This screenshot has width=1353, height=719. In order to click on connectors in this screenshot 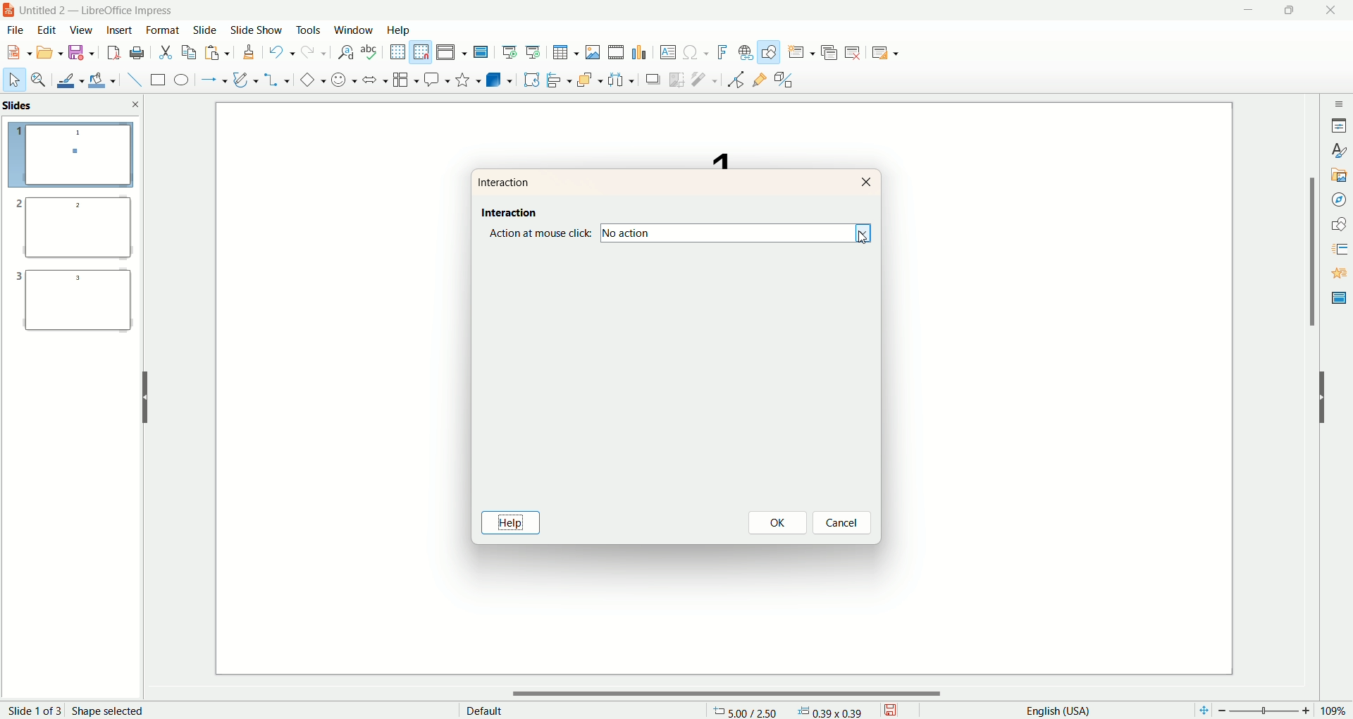, I will do `click(277, 80)`.